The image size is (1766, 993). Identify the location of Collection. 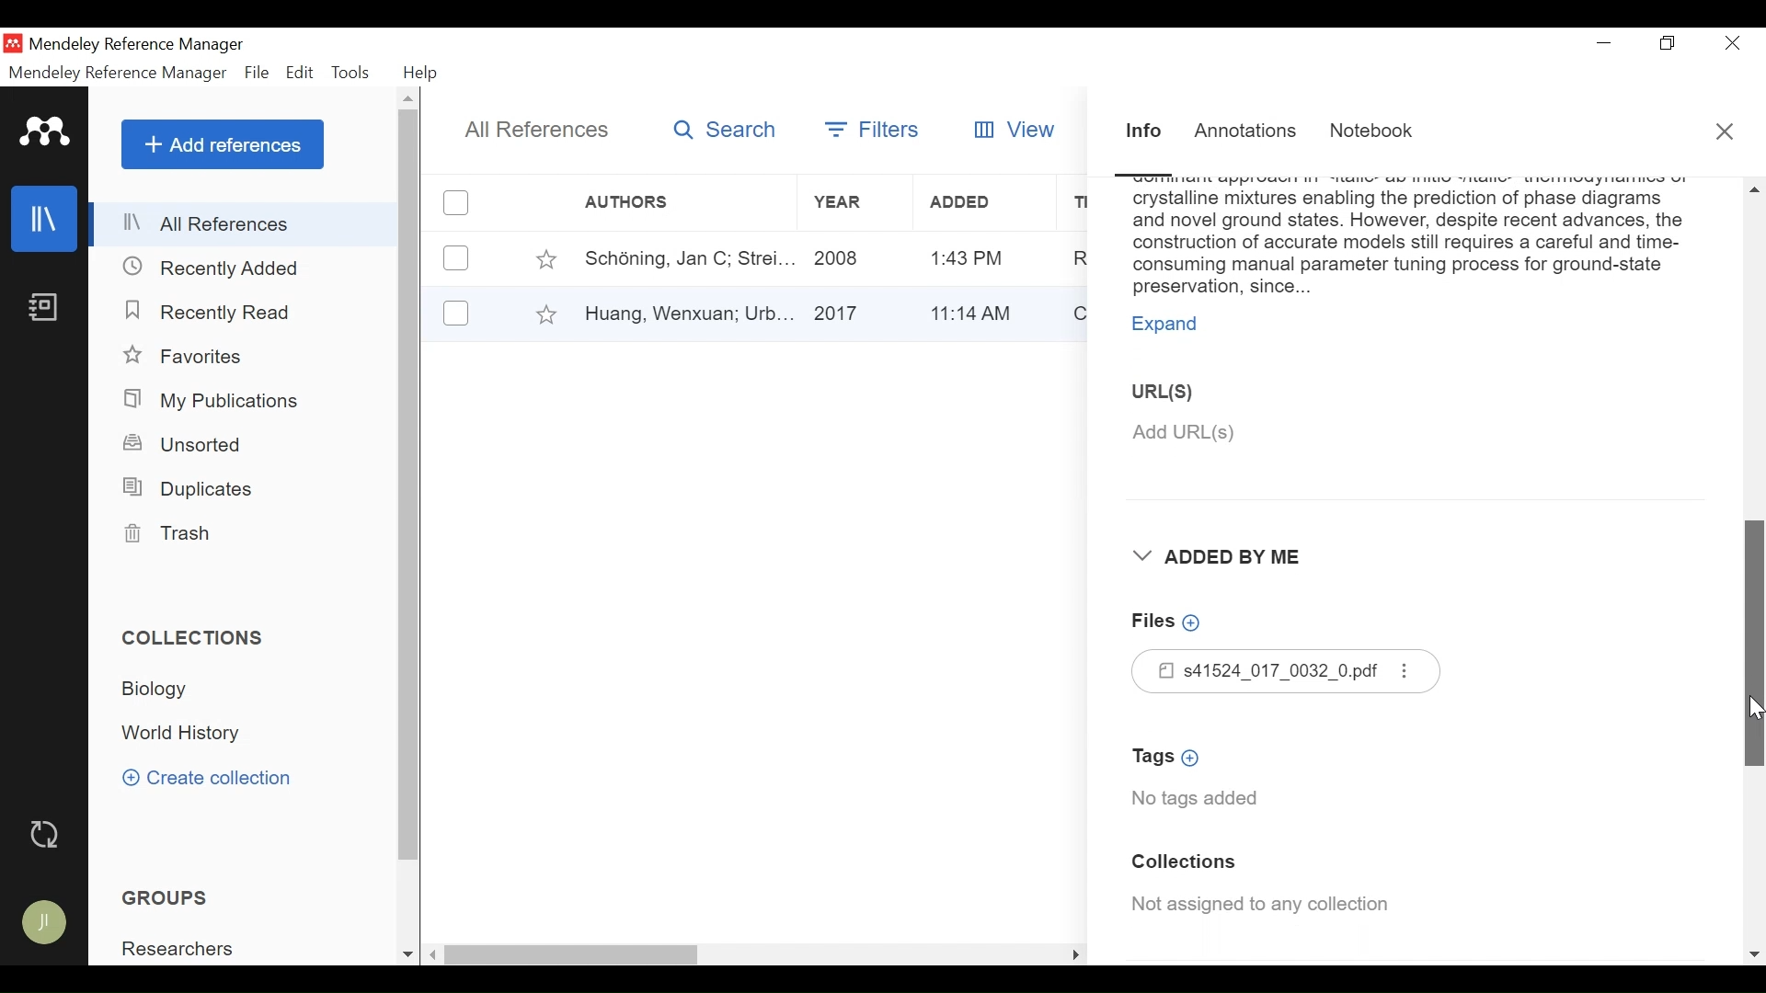
(184, 735).